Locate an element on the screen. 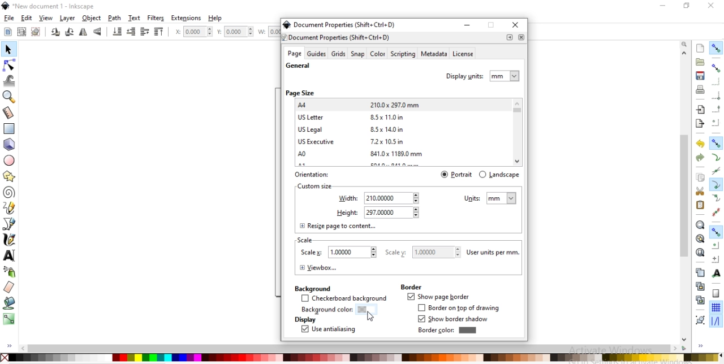  display is located at coordinates (304, 320).